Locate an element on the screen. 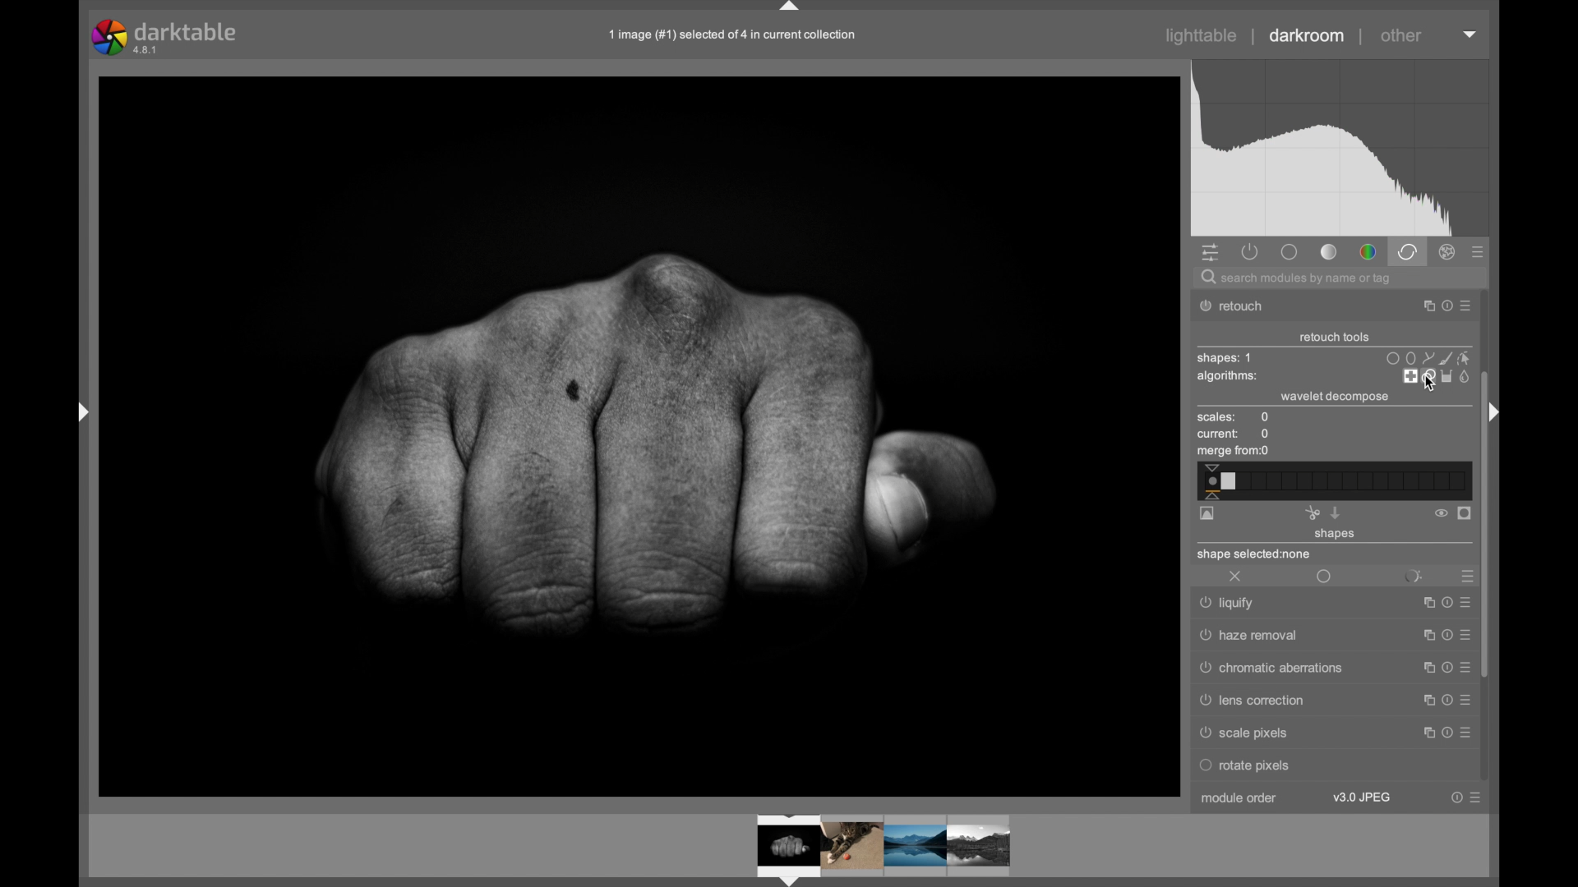  effect is located at coordinates (1448, 252).